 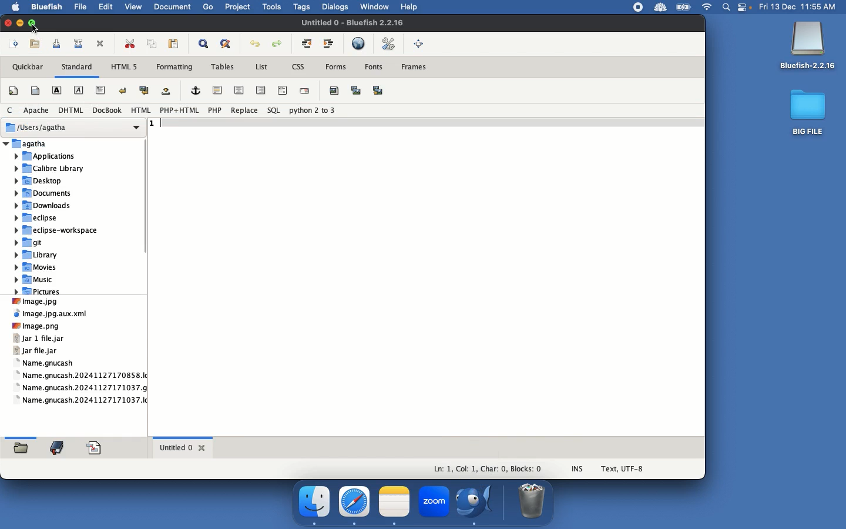 What do you see at coordinates (808, 115) in the screenshot?
I see `big files` at bounding box center [808, 115].